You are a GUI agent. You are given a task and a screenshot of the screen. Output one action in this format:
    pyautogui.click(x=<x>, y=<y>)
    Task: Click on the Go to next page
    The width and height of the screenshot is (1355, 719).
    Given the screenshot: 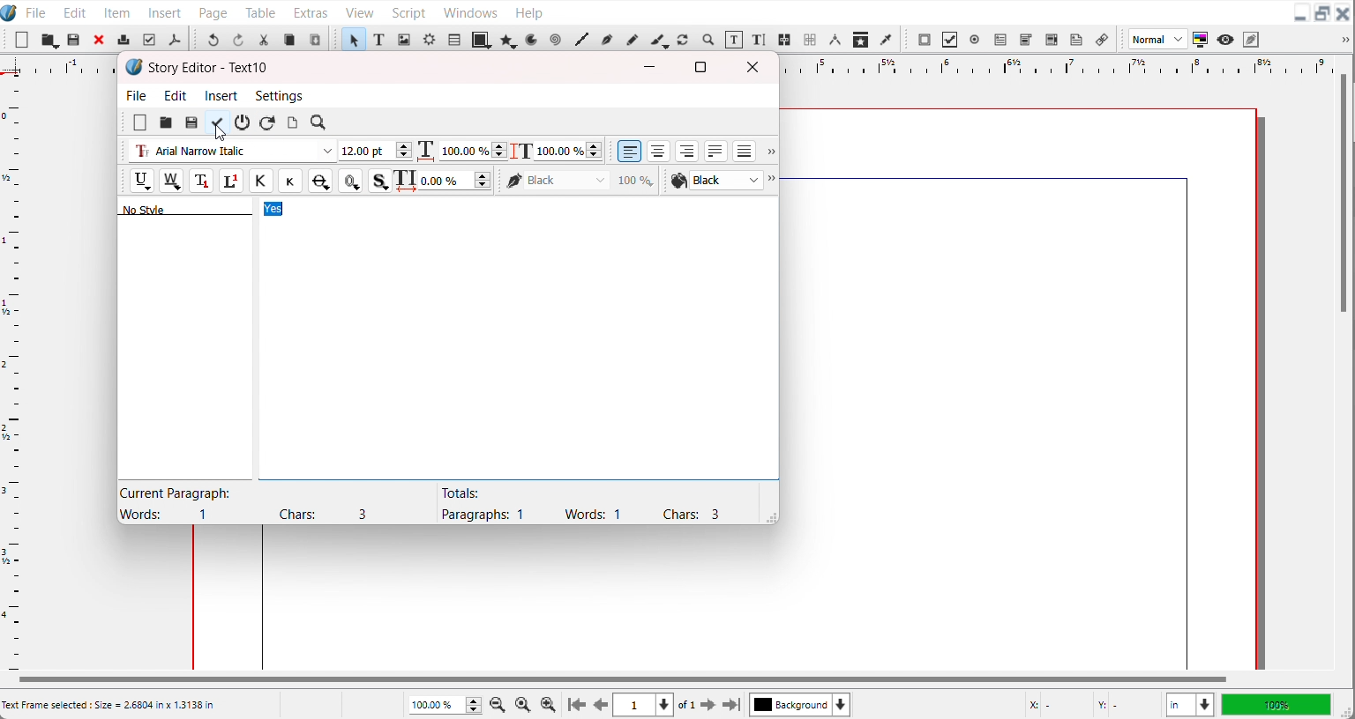 What is the action you would take?
    pyautogui.click(x=698, y=705)
    